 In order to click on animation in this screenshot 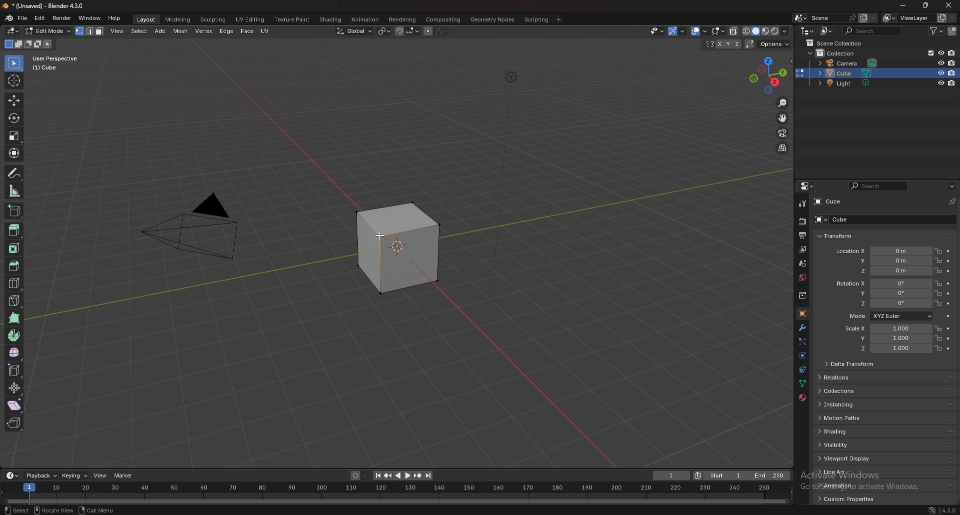, I will do `click(366, 19)`.